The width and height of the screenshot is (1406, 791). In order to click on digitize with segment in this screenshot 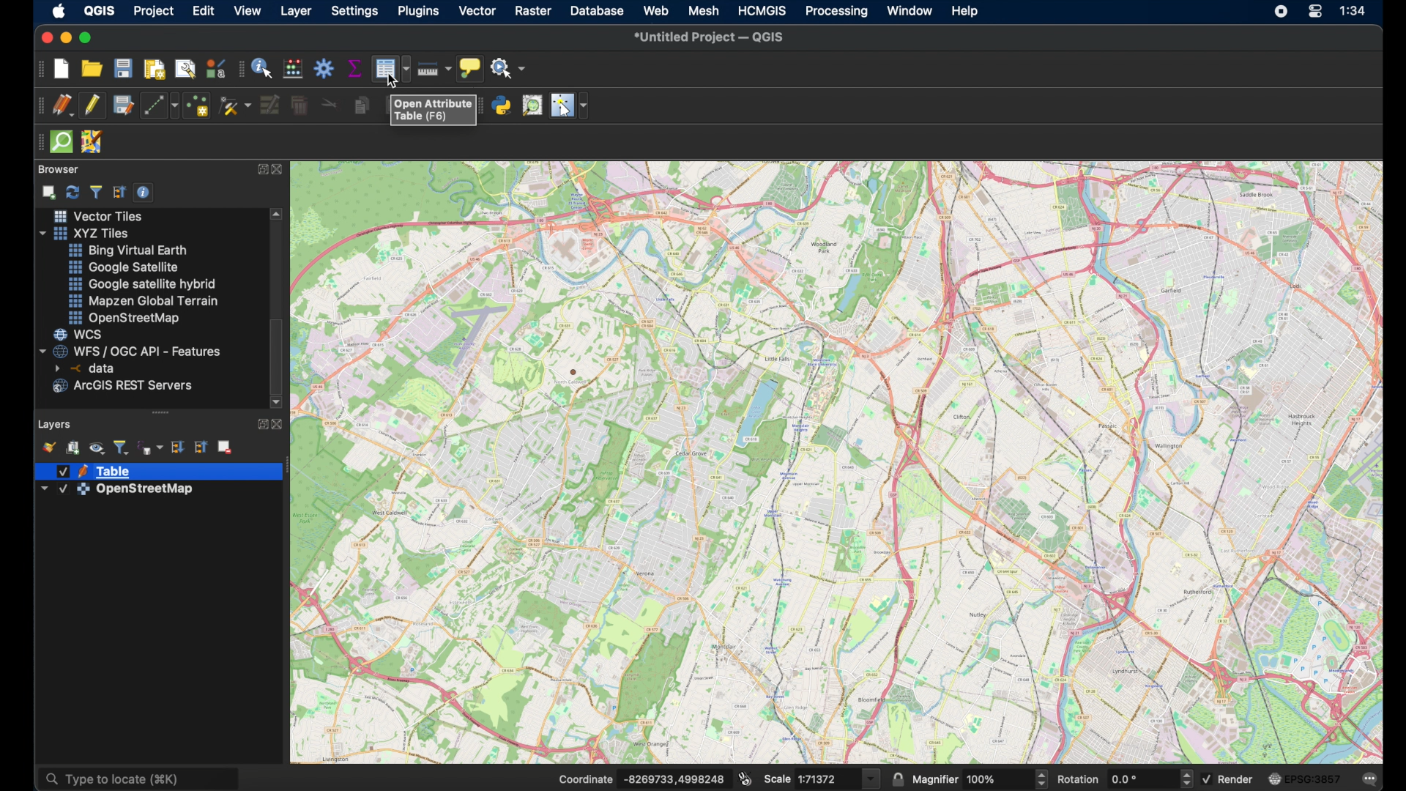, I will do `click(160, 105)`.